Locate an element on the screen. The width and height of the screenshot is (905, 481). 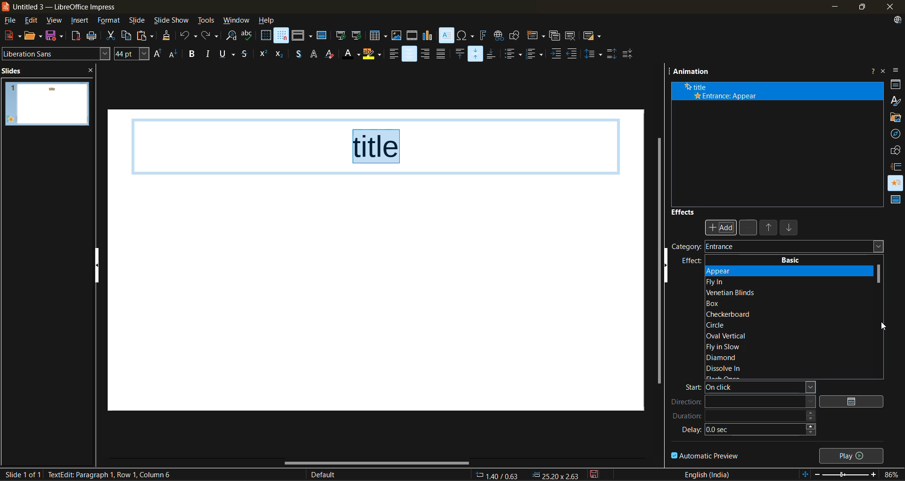
direction is located at coordinates (743, 403).